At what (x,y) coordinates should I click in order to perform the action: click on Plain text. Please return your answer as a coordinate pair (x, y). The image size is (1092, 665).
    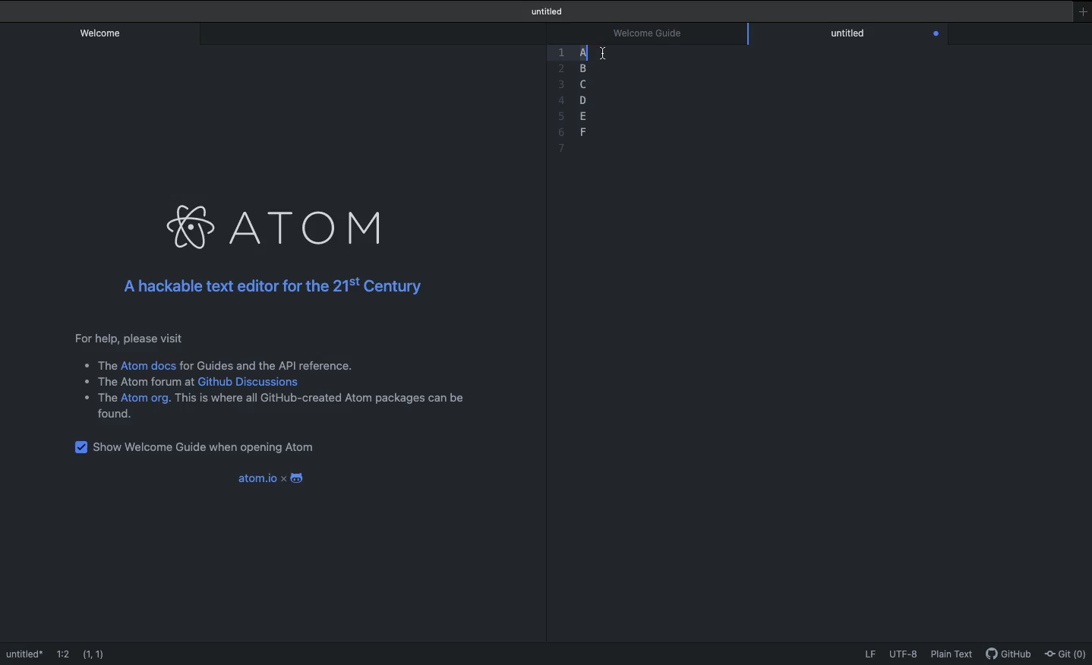
    Looking at the image, I should click on (952, 655).